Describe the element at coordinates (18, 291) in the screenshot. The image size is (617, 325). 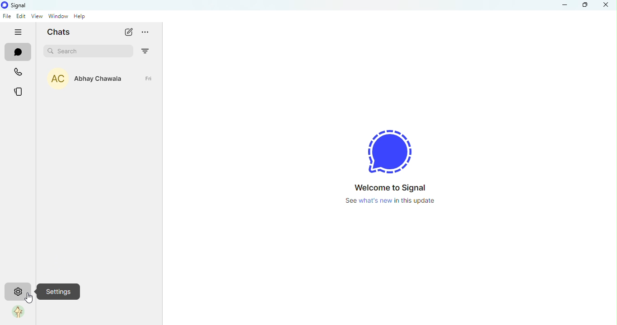
I see `settings` at that location.